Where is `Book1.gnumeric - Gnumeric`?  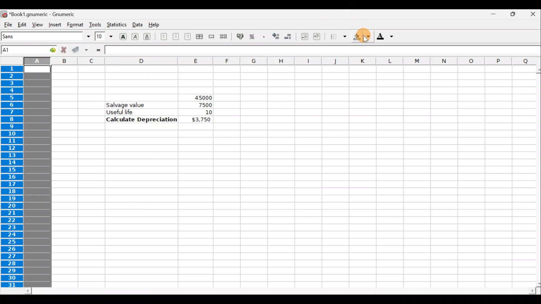 Book1.gnumeric - Gnumeric is located at coordinates (45, 14).